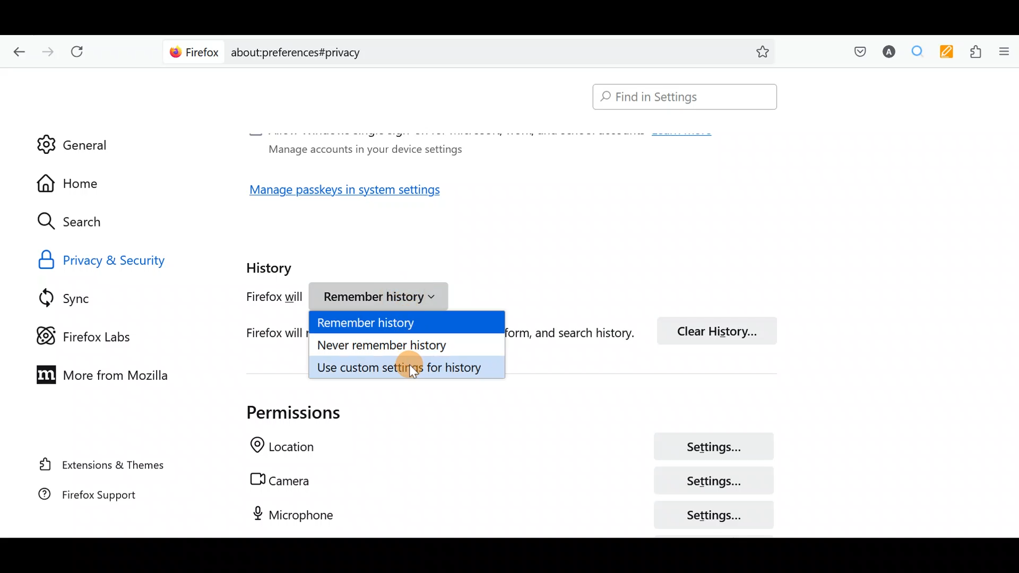 Image resolution: width=1019 pixels, height=573 pixels. What do you see at coordinates (362, 149) in the screenshot?
I see `Manage accounts in your device settings` at bounding box center [362, 149].